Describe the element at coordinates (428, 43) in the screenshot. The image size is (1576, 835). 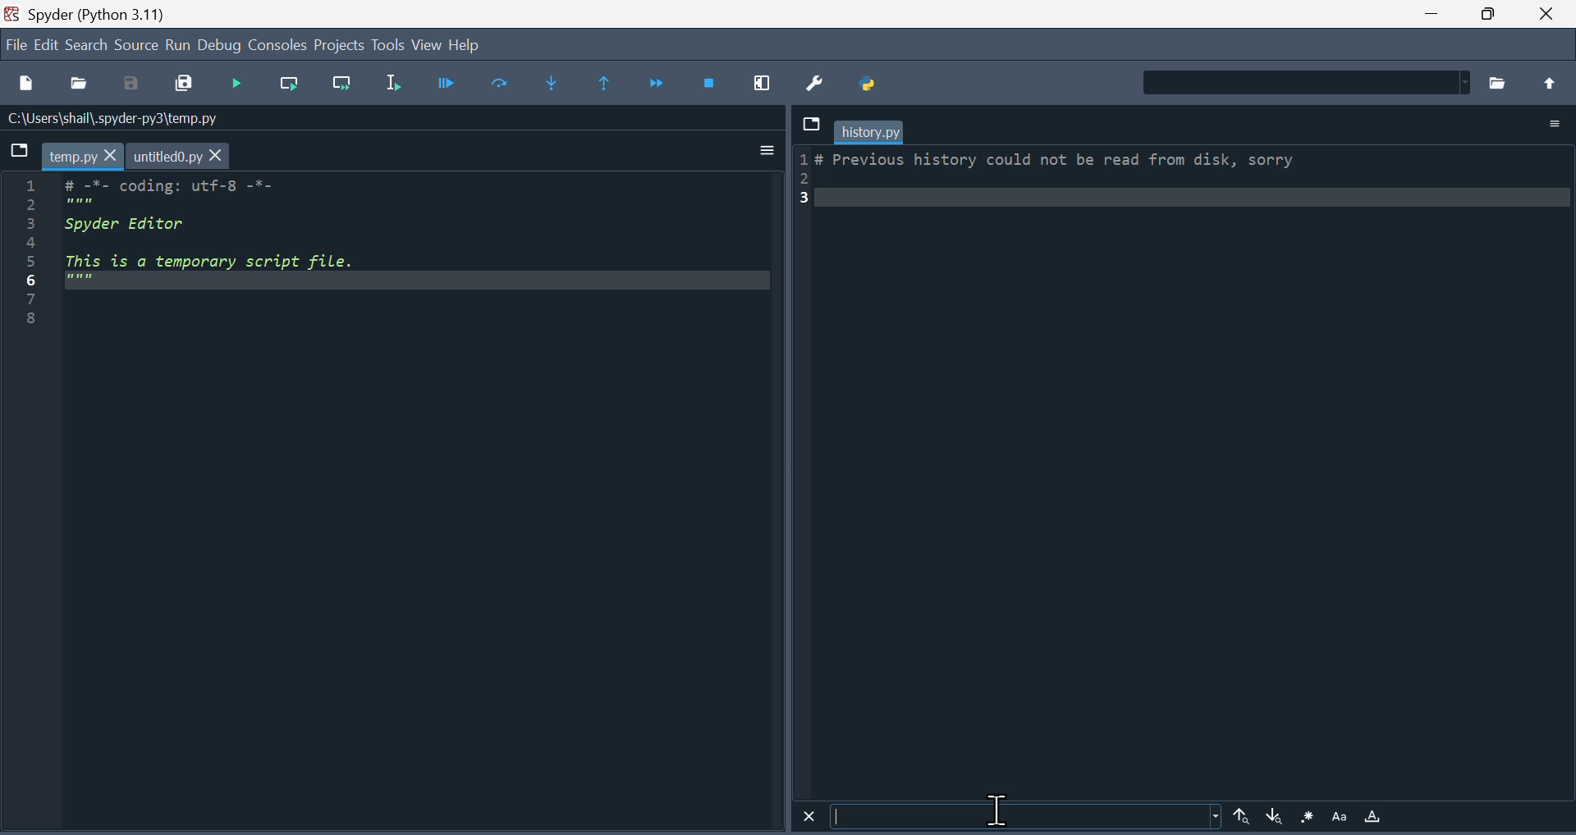
I see `view` at that location.